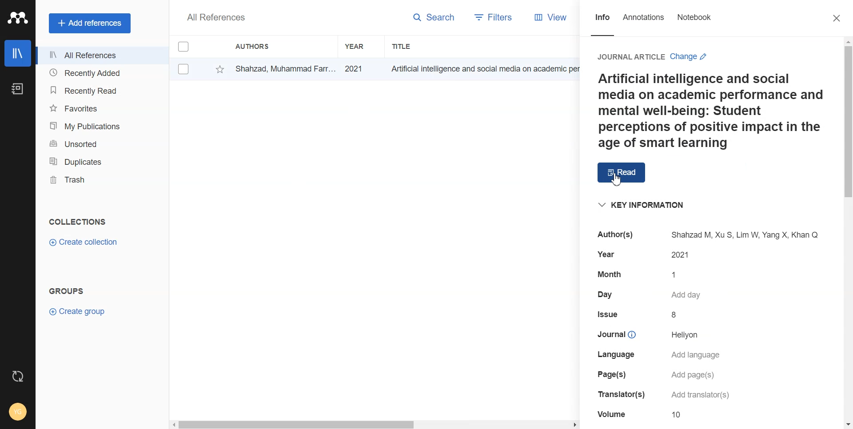  Describe the element at coordinates (17, 411) in the screenshot. I see `Account` at that location.